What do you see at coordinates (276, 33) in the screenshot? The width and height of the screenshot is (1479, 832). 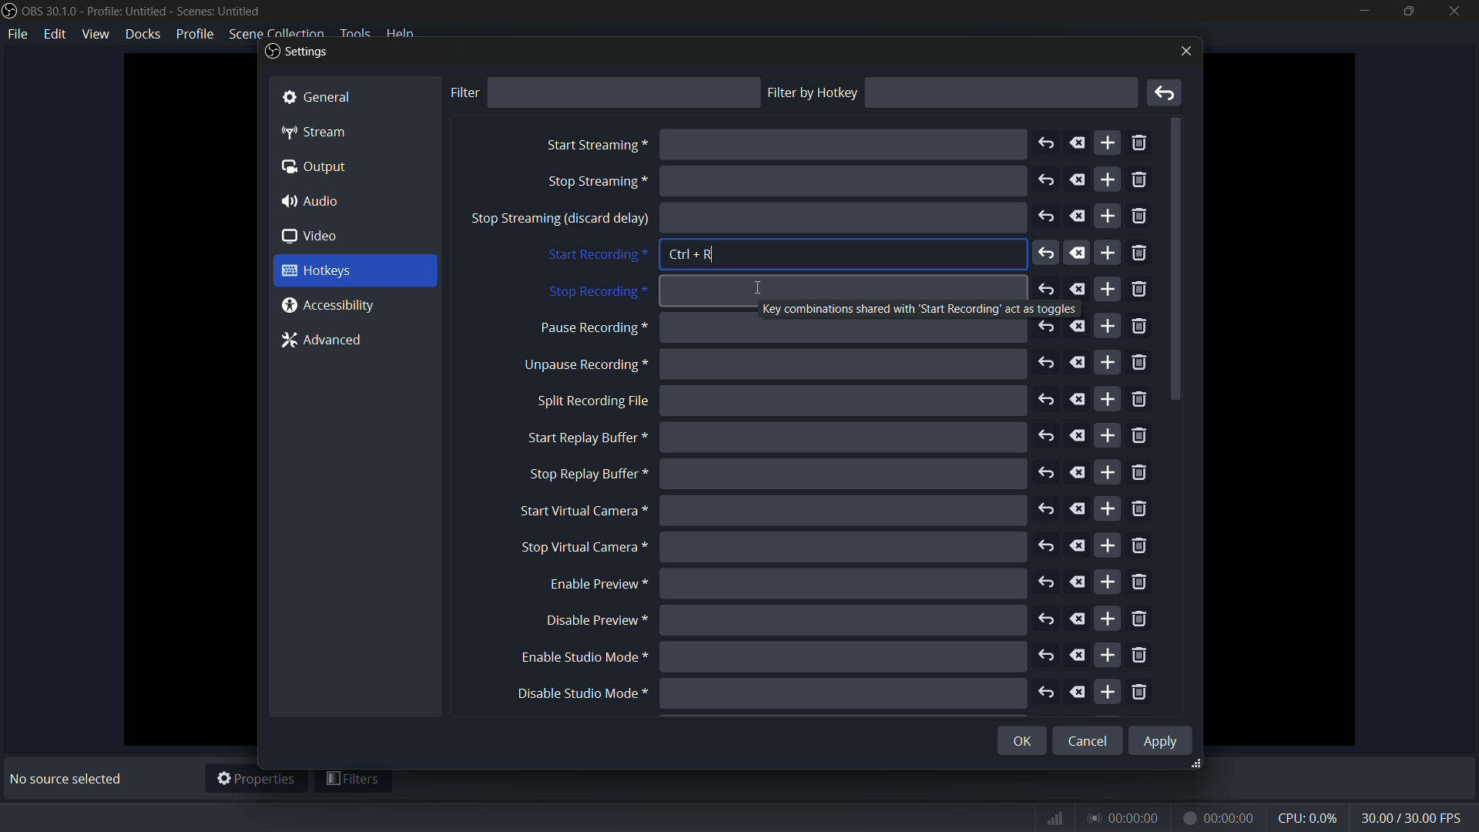 I see `scene collection menu` at bounding box center [276, 33].